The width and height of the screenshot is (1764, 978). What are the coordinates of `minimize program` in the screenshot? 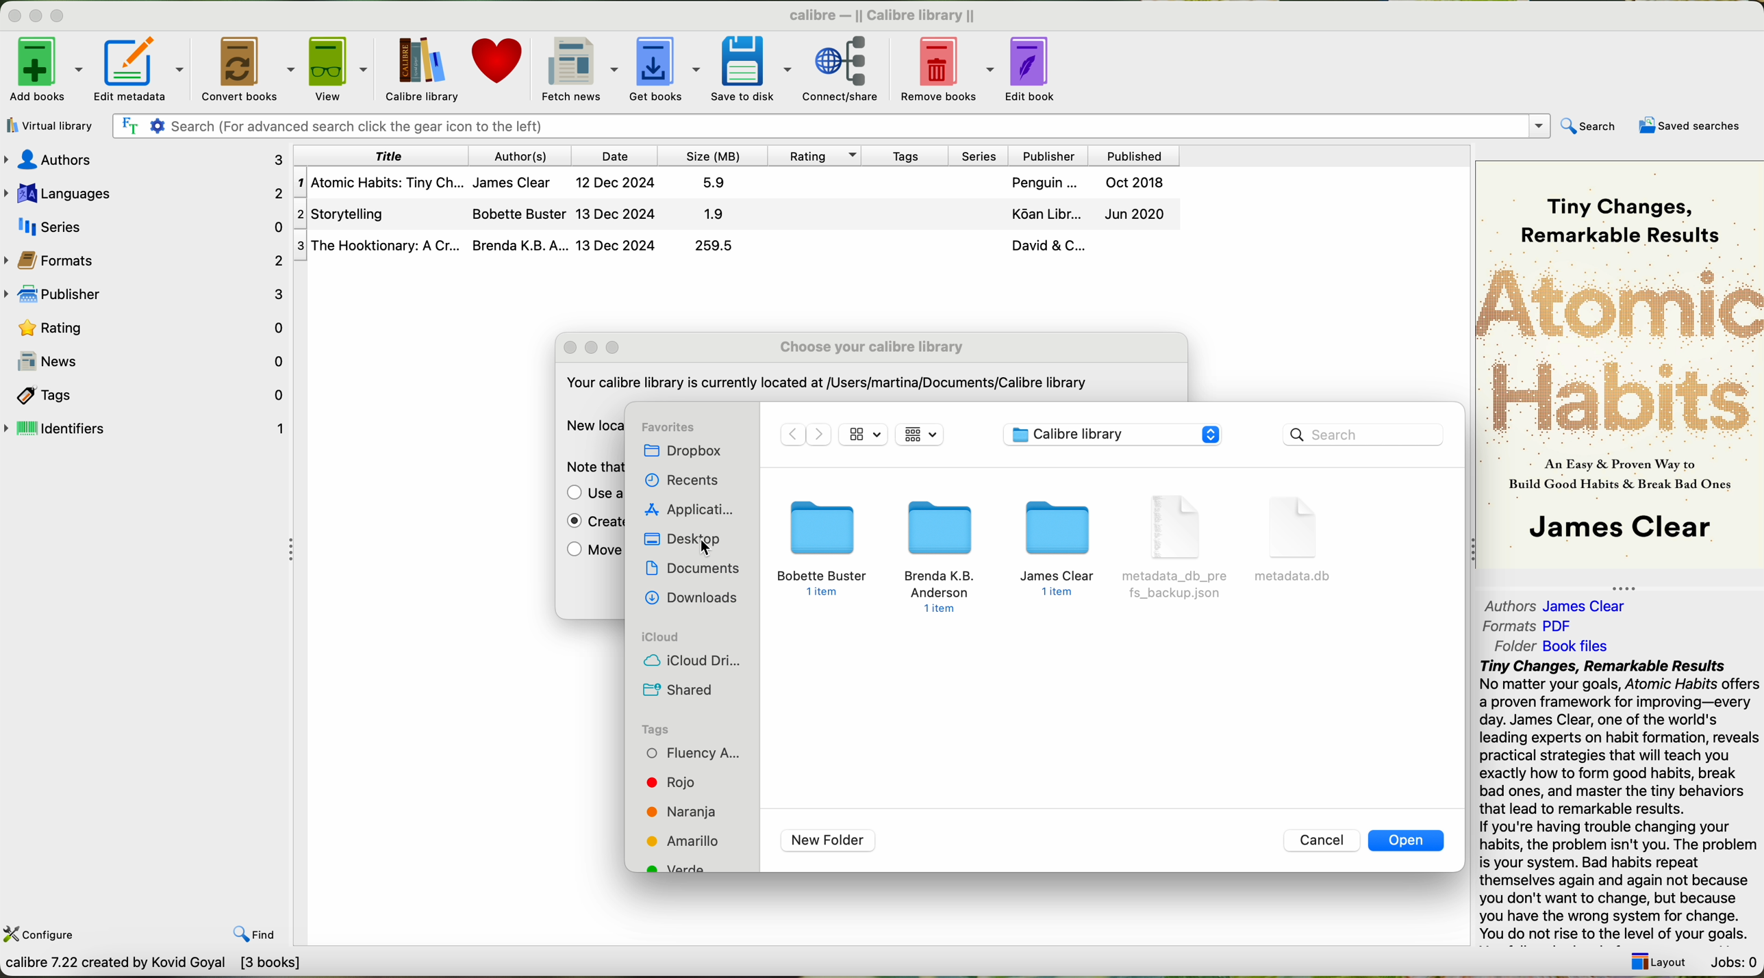 It's located at (38, 17).